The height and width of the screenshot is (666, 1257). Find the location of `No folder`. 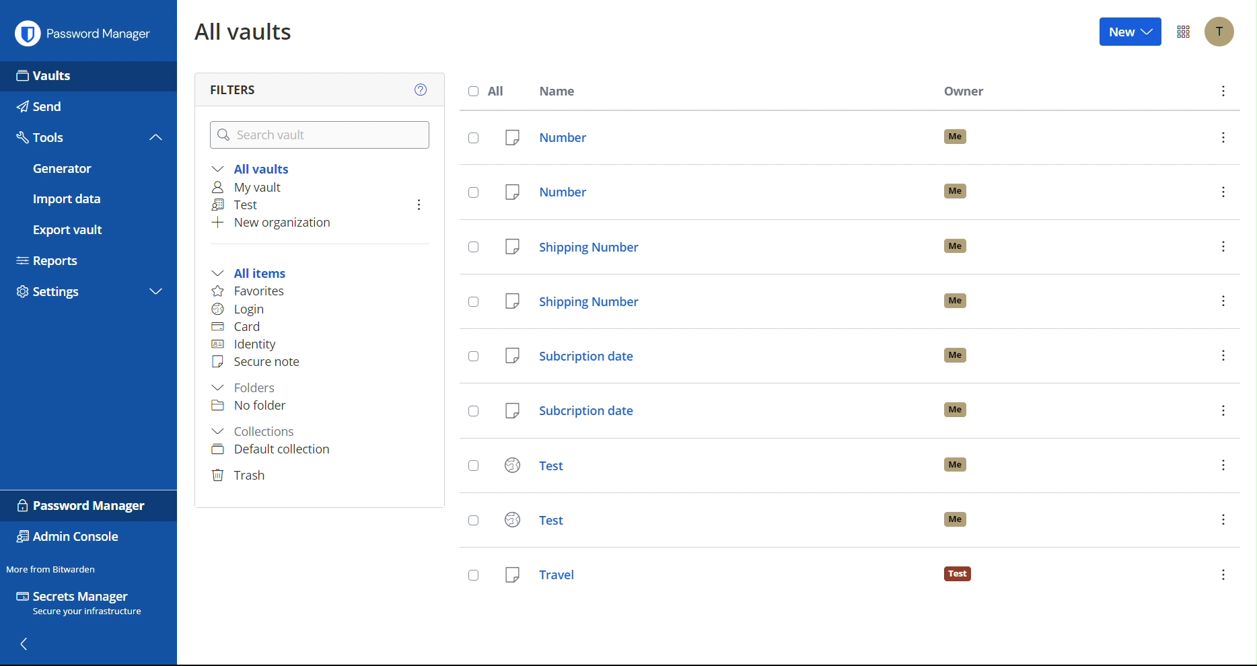

No folder is located at coordinates (250, 408).